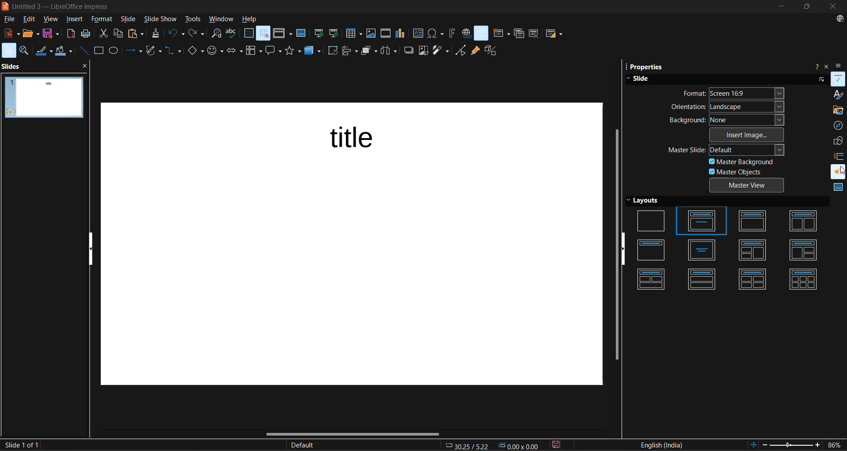 This screenshot has height=451, width=847. What do you see at coordinates (264, 33) in the screenshot?
I see `snap to grid` at bounding box center [264, 33].